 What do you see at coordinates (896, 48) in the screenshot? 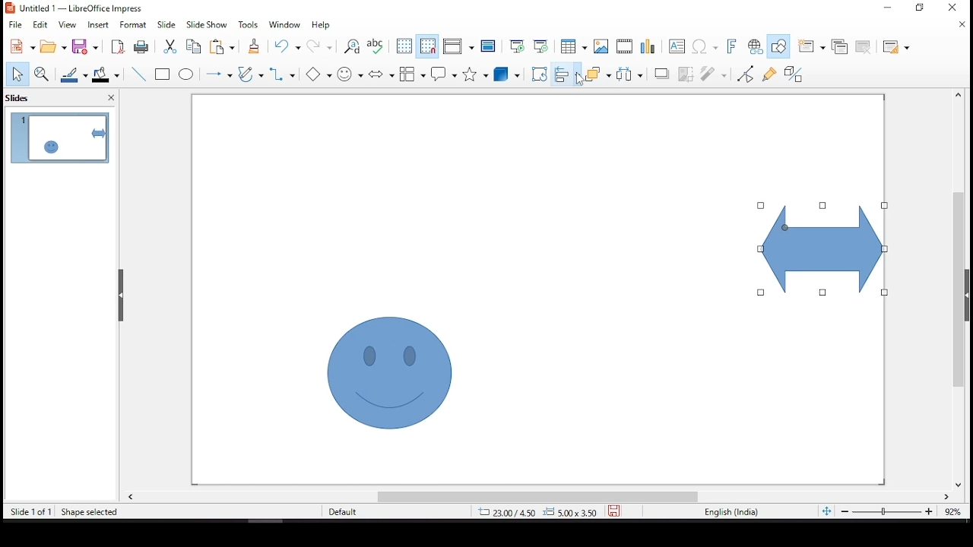
I see `slide layout` at bounding box center [896, 48].